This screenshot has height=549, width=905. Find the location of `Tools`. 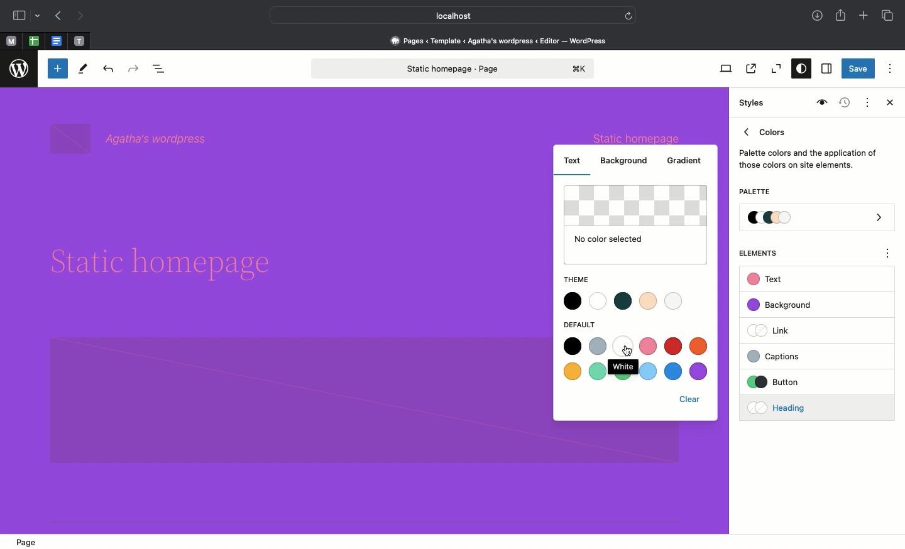

Tools is located at coordinates (84, 72).